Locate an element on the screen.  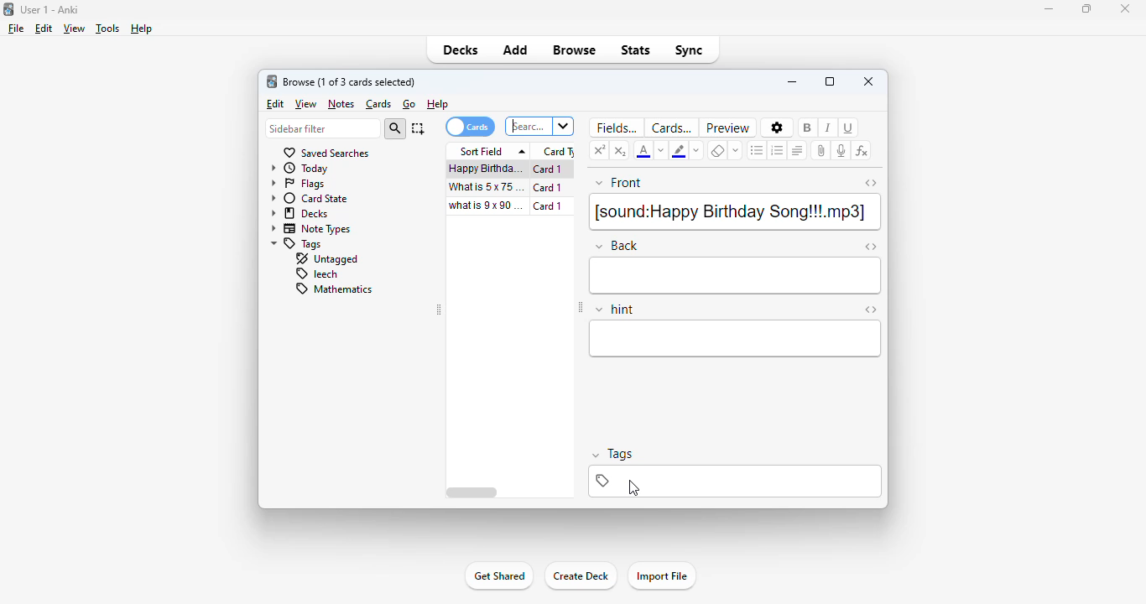
card 1 is located at coordinates (552, 206).